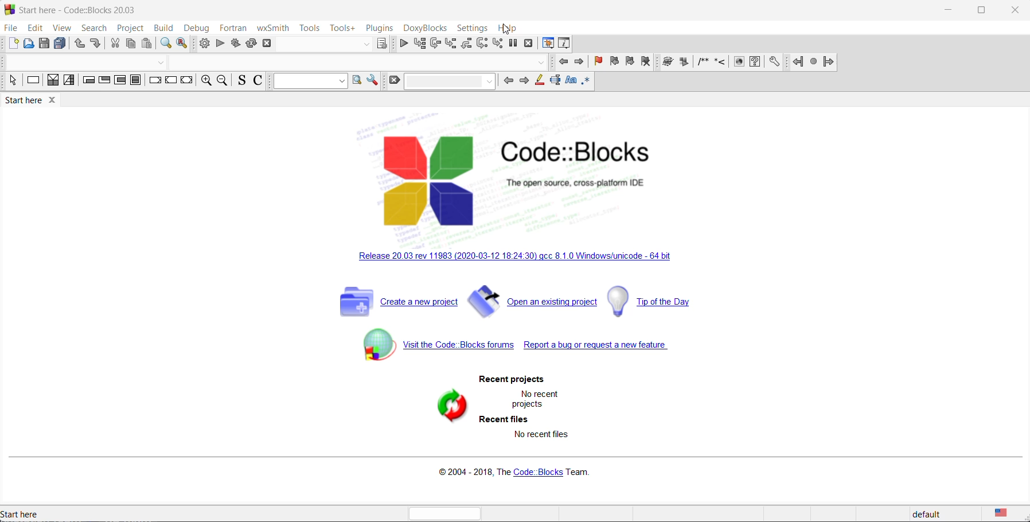 The image size is (1030, 522). What do you see at coordinates (69, 83) in the screenshot?
I see `selection ` at bounding box center [69, 83].